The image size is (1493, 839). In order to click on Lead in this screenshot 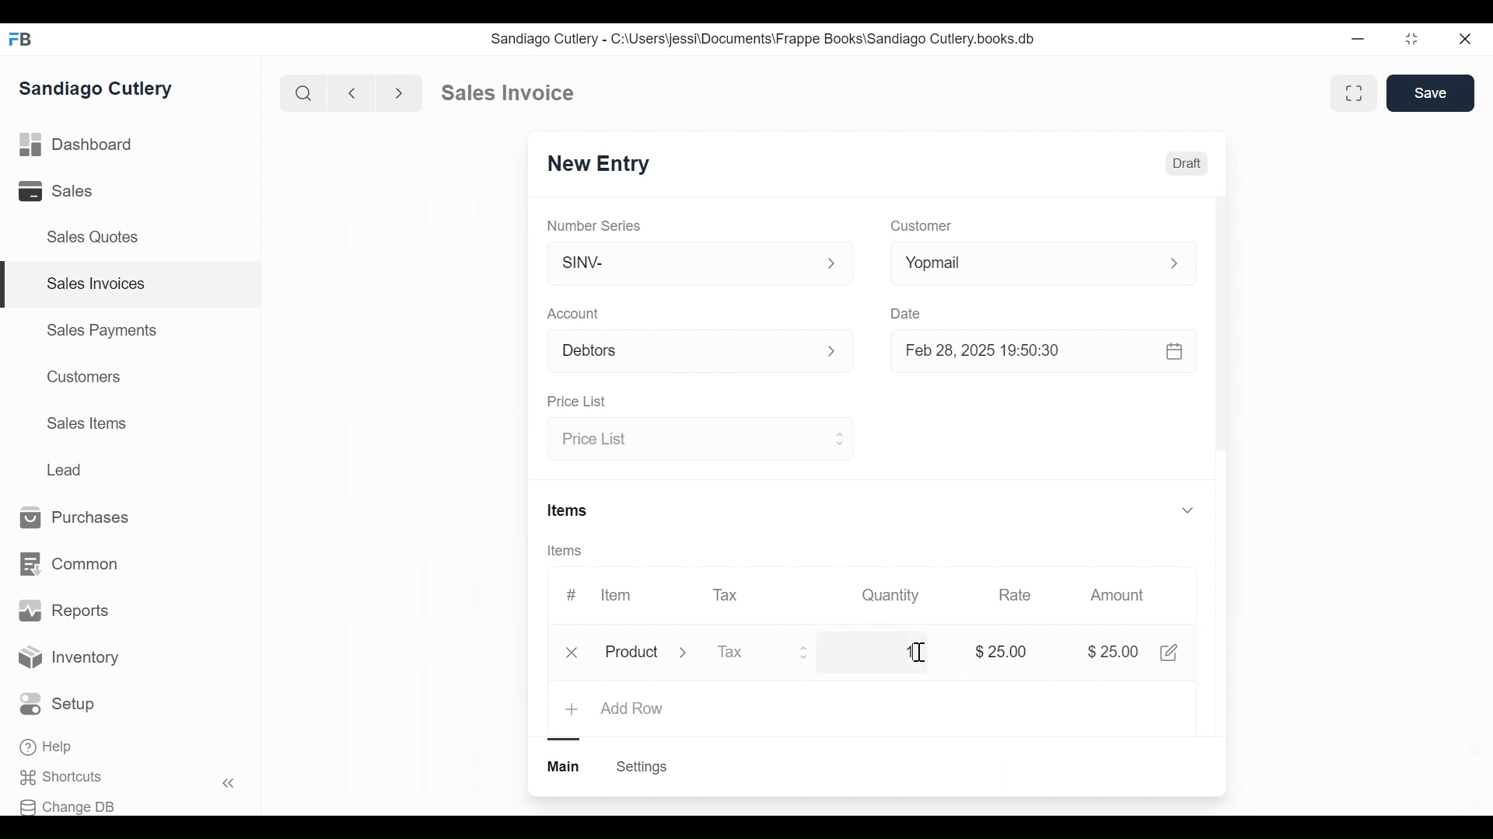, I will do `click(66, 468)`.